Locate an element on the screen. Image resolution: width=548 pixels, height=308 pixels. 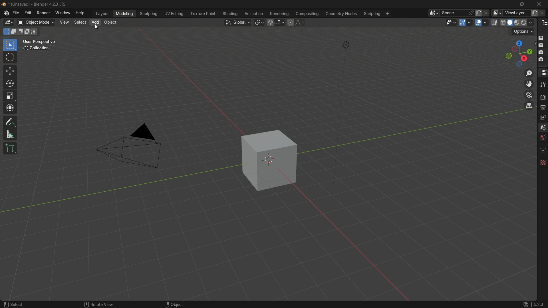
file menu is located at coordinates (16, 13).